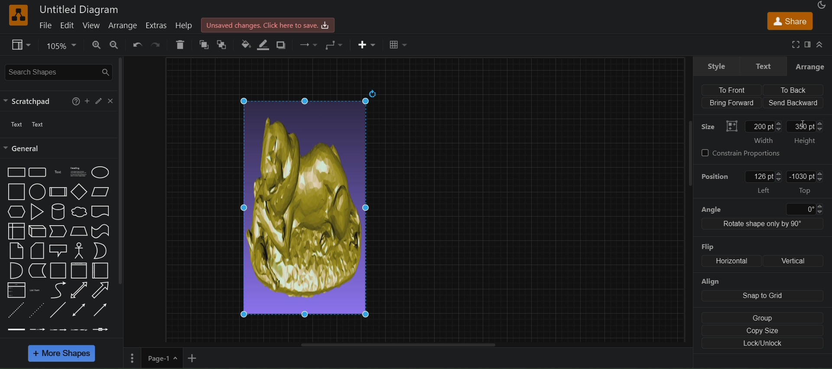 The width and height of the screenshot is (832, 369). Describe the element at coordinates (94, 45) in the screenshot. I see `zoom in` at that location.